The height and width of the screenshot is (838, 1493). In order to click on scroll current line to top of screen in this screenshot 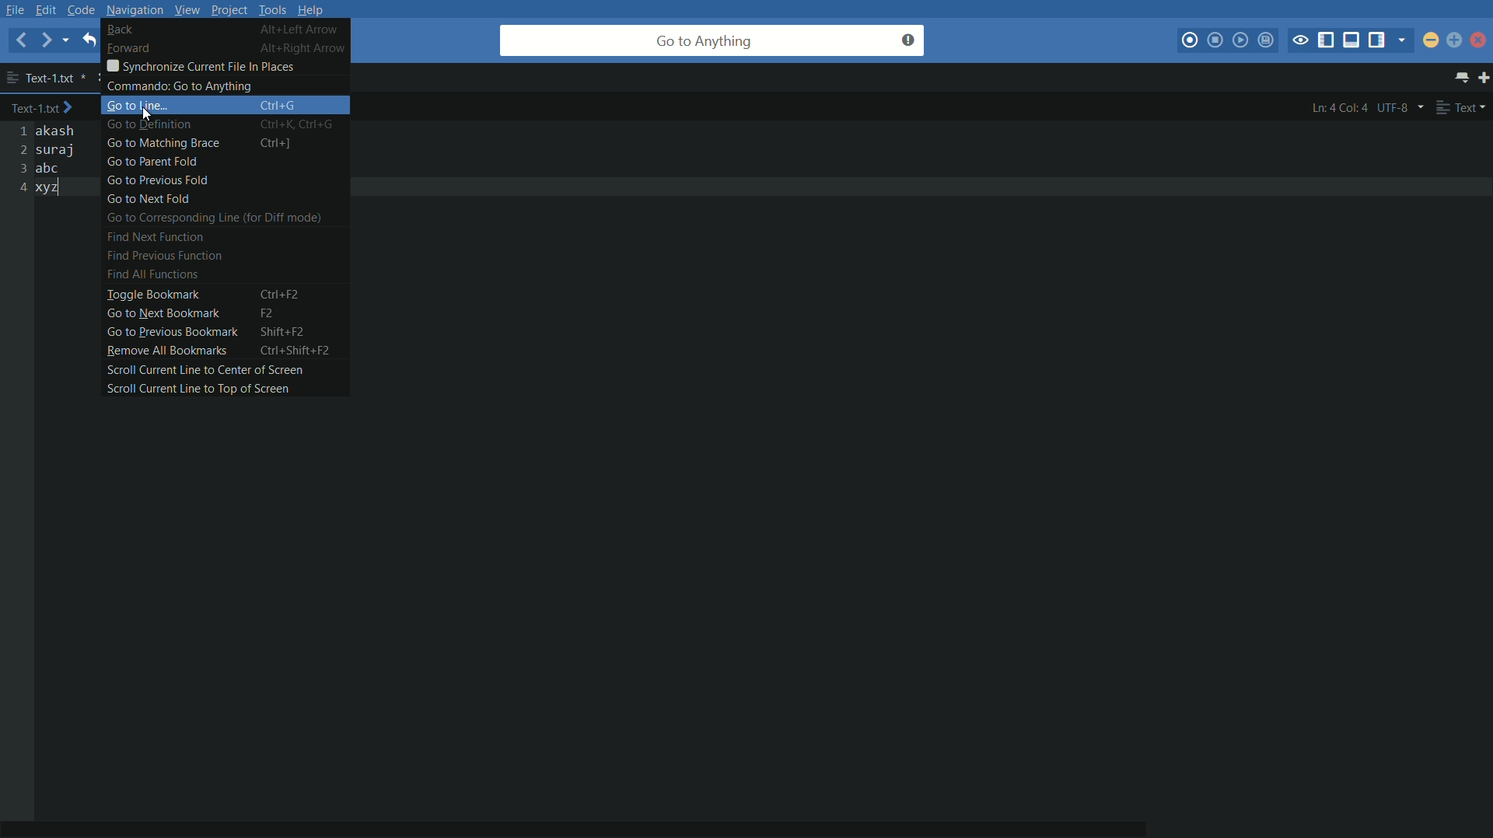, I will do `click(194, 389)`.